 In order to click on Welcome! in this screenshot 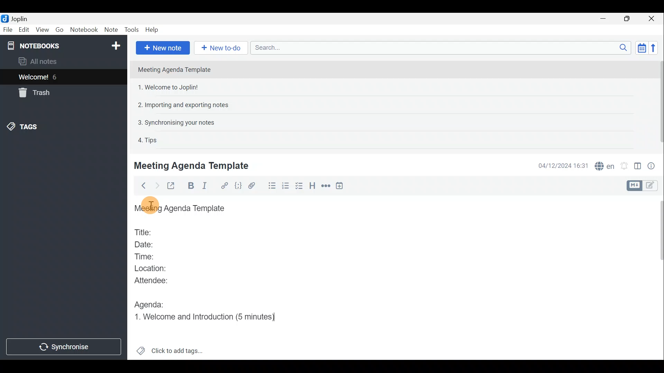, I will do `click(34, 78)`.